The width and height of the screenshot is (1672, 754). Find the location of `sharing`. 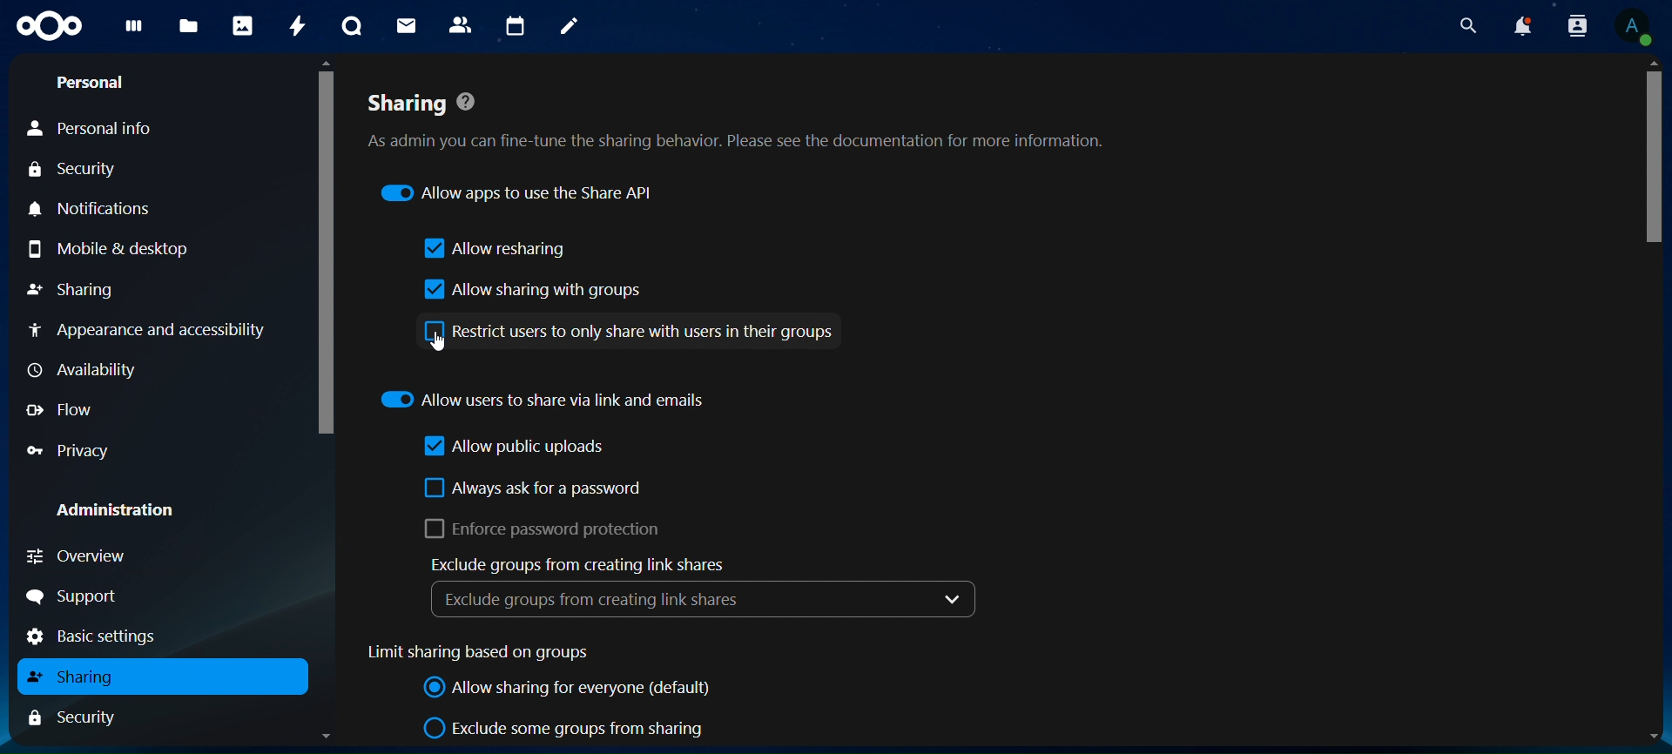

sharing is located at coordinates (79, 289).